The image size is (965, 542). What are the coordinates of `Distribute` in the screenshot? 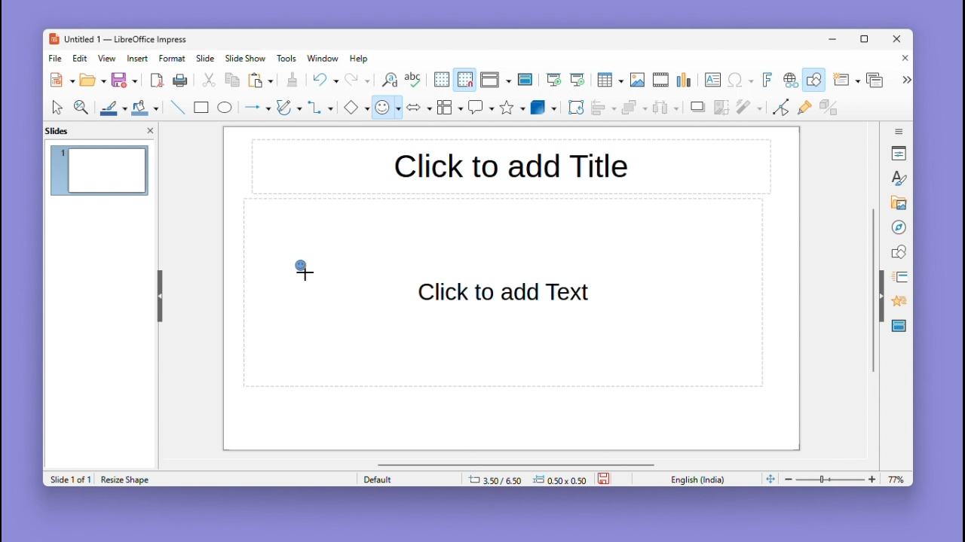 It's located at (668, 109).